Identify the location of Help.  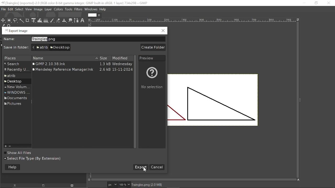
(12, 167).